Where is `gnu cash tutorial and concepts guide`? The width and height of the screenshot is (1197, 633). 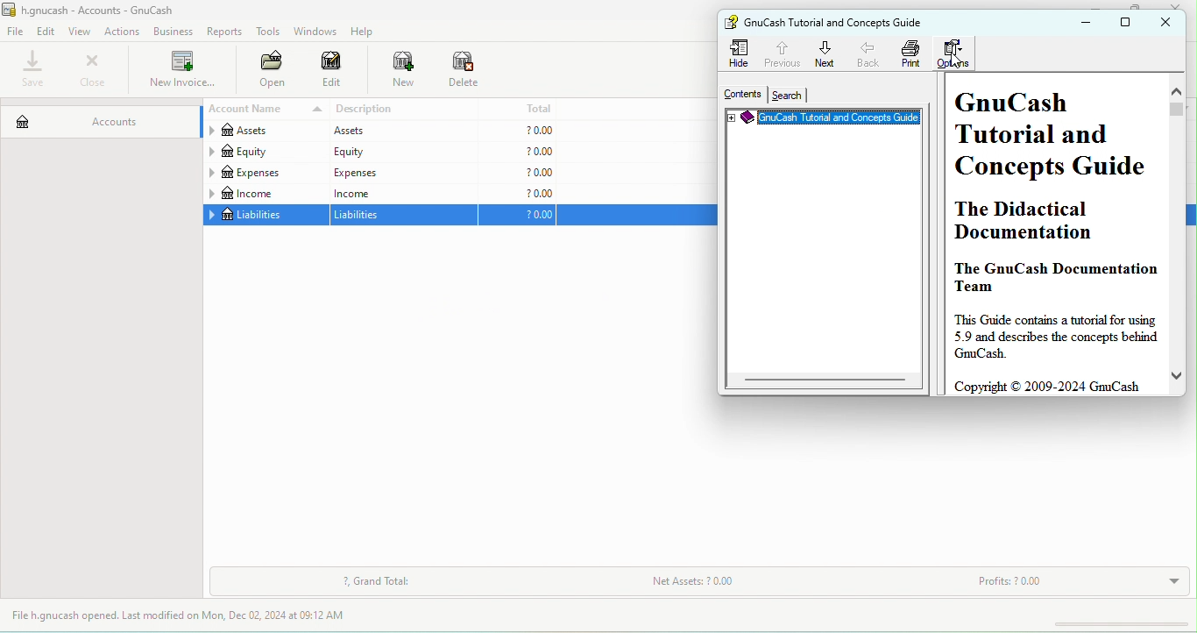
gnu cash tutorial and concepts guide is located at coordinates (840, 22).